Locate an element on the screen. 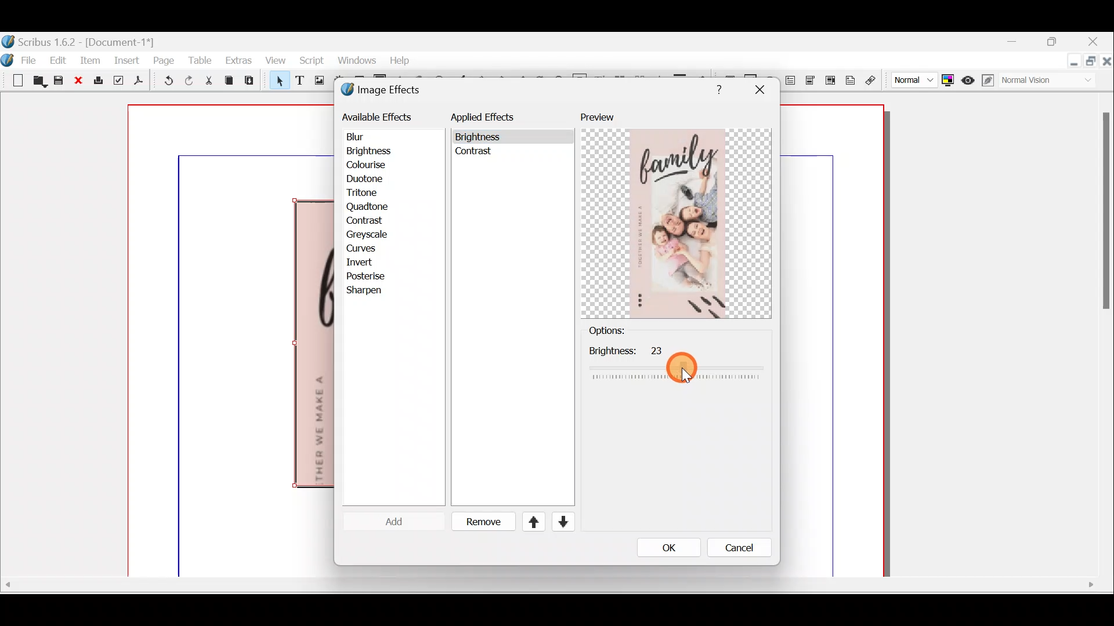 Image resolution: width=1114 pixels, height=626 pixels. Preflight verifier is located at coordinates (117, 82).